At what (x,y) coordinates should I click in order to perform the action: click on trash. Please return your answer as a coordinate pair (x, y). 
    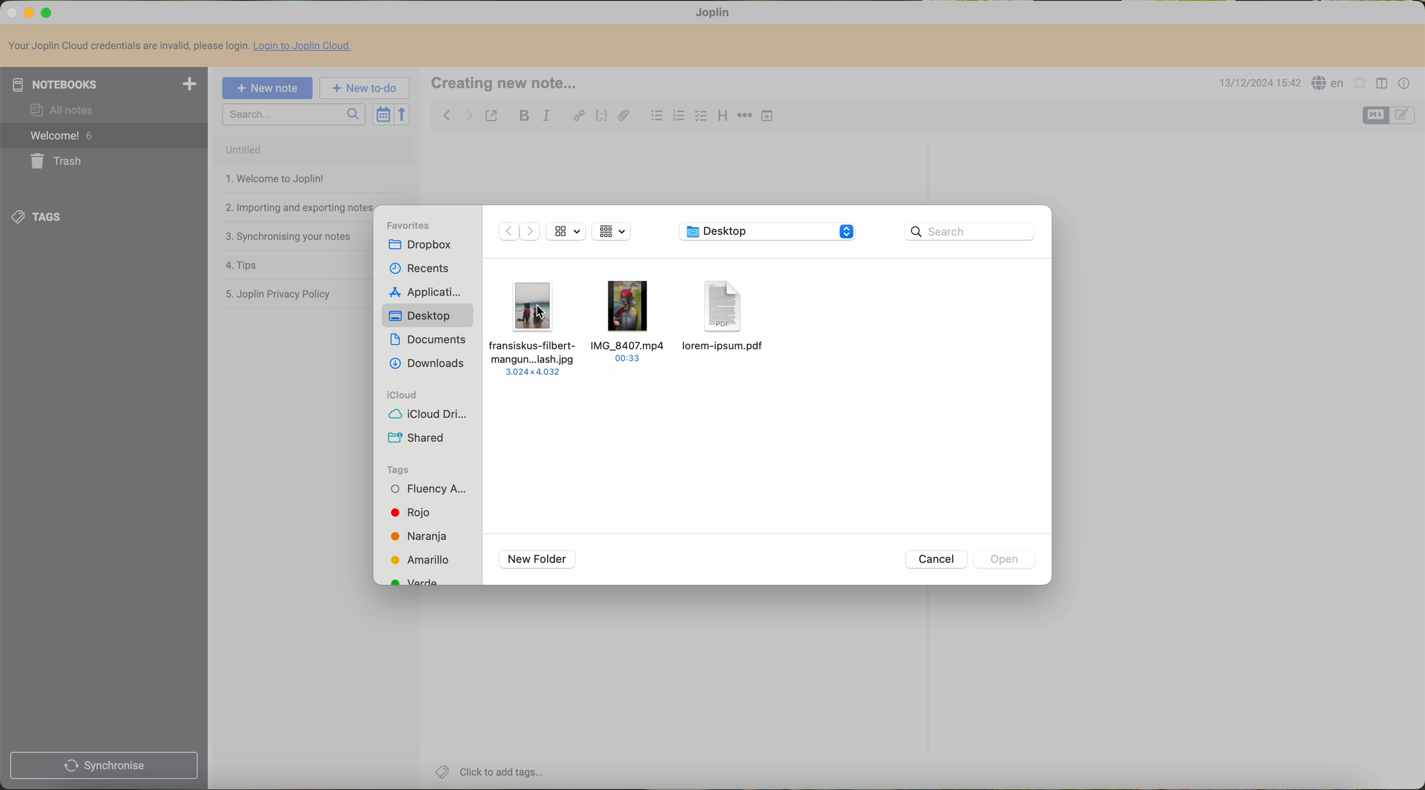
    Looking at the image, I should click on (54, 162).